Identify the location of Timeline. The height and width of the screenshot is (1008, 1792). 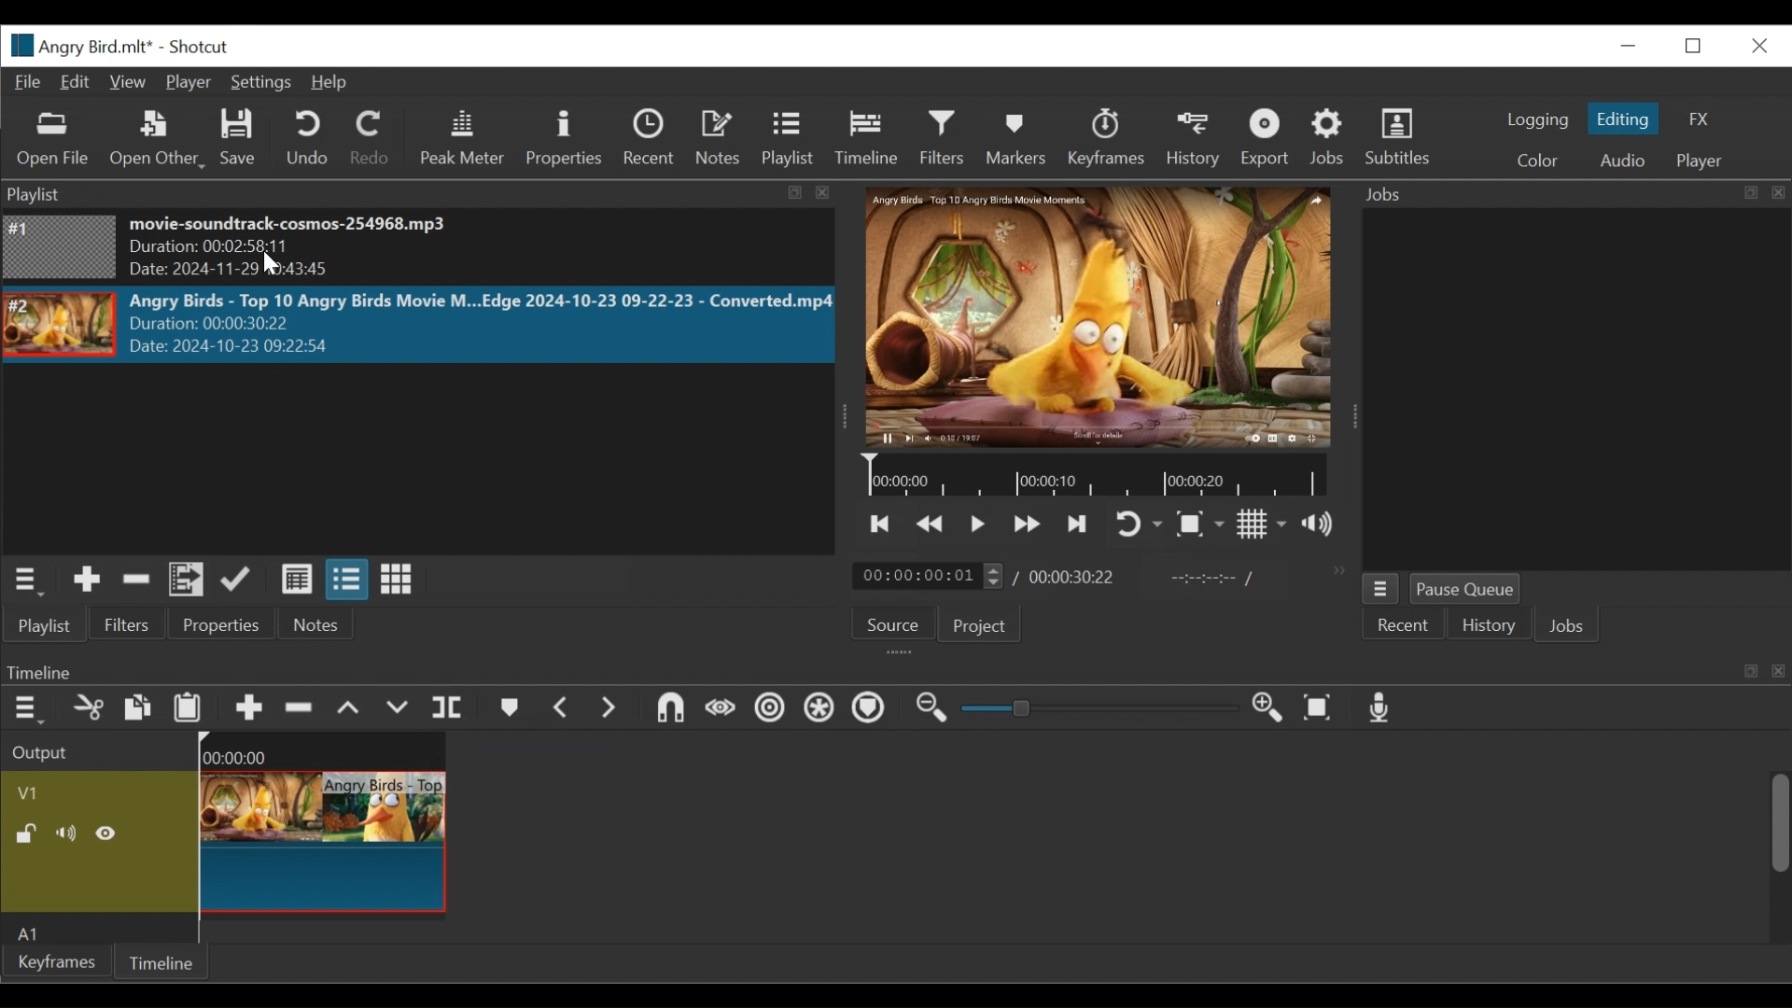
(1097, 476).